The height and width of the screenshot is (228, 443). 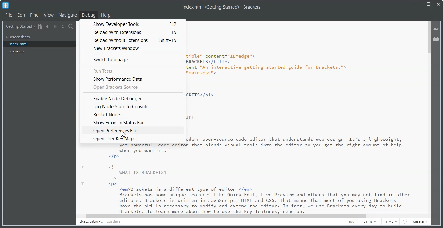 What do you see at coordinates (133, 23) in the screenshot?
I see `Show Developer Tools` at bounding box center [133, 23].